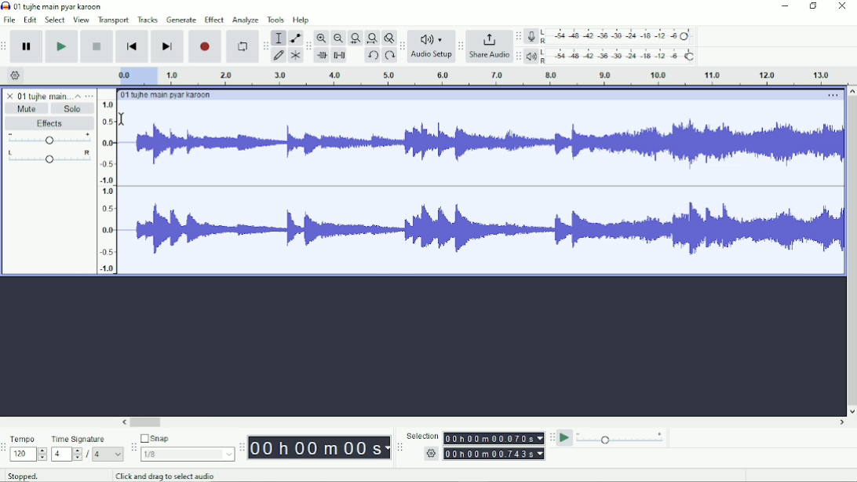  Describe the element at coordinates (34, 474) in the screenshot. I see `Stopped` at that location.